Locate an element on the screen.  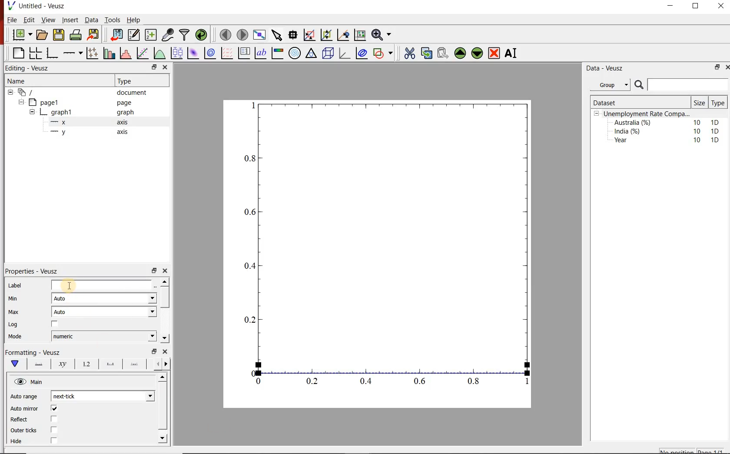
minimise is located at coordinates (673, 8).